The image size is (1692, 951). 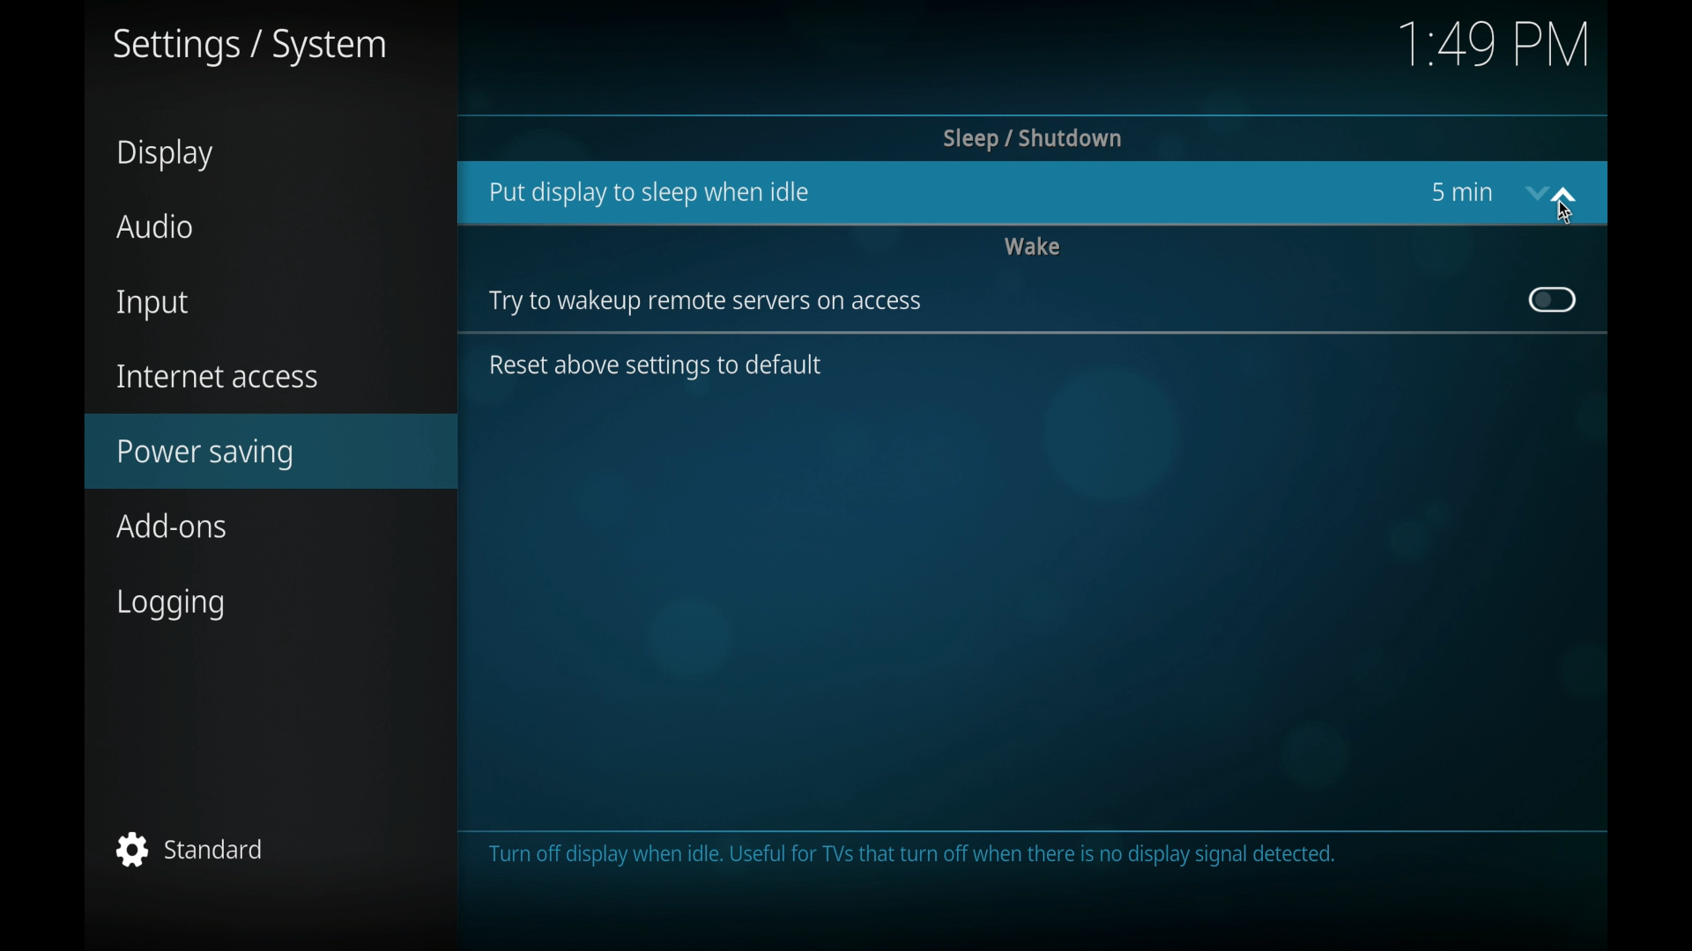 I want to click on logging, so click(x=170, y=605).